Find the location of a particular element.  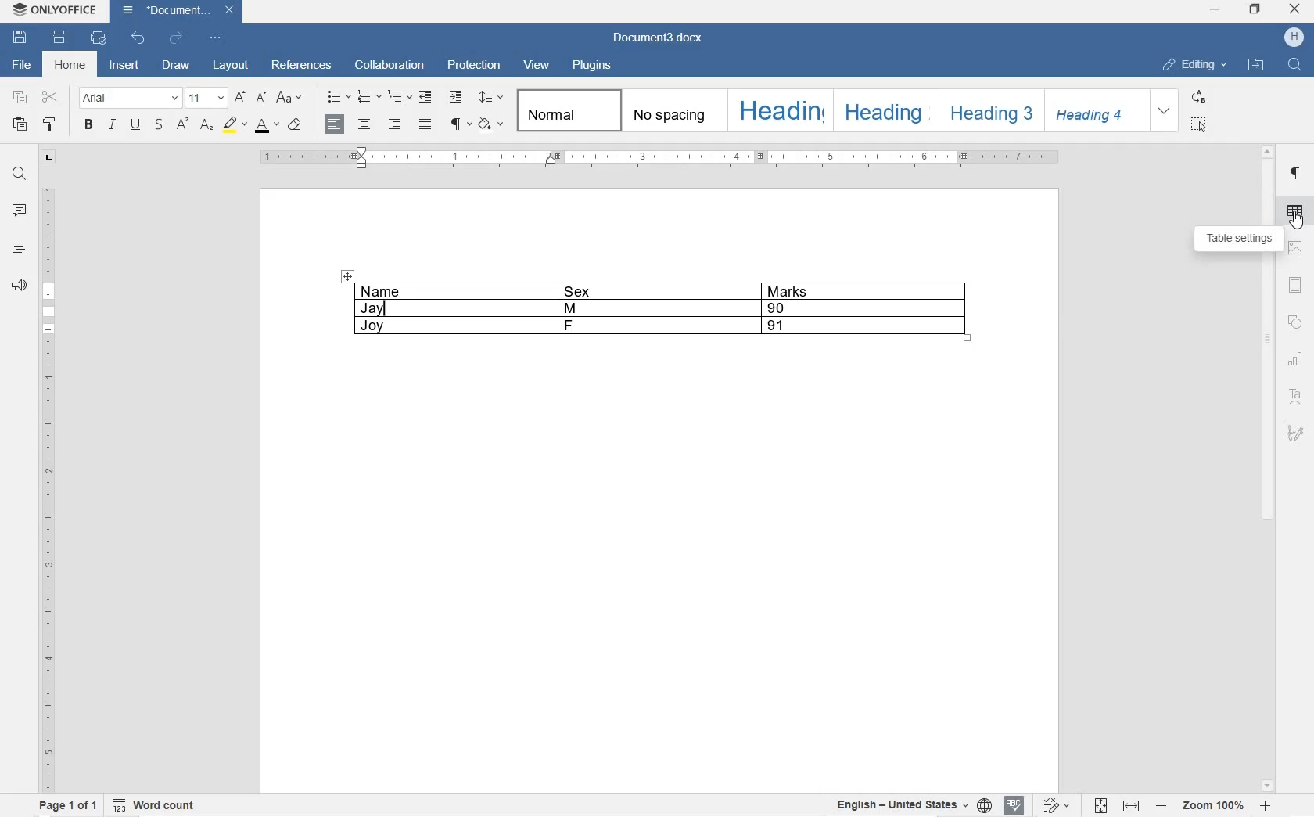

MINIMIZE is located at coordinates (1215, 8).